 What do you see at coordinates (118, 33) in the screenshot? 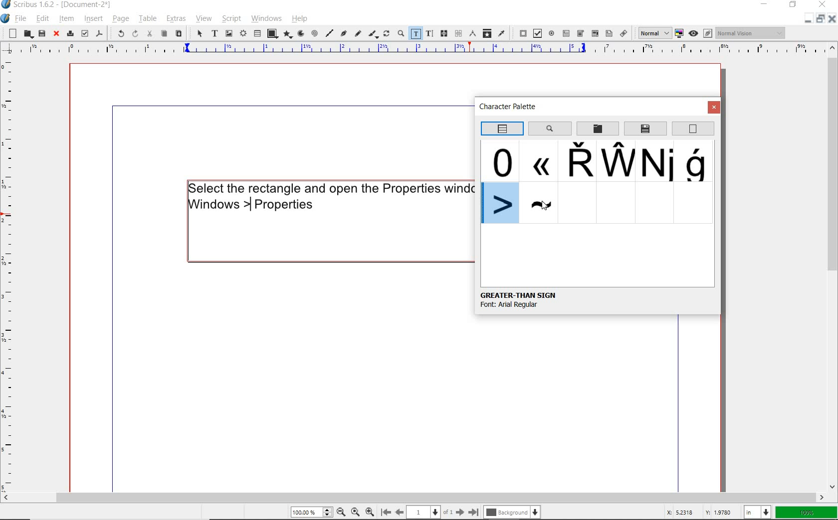
I see `undo` at bounding box center [118, 33].